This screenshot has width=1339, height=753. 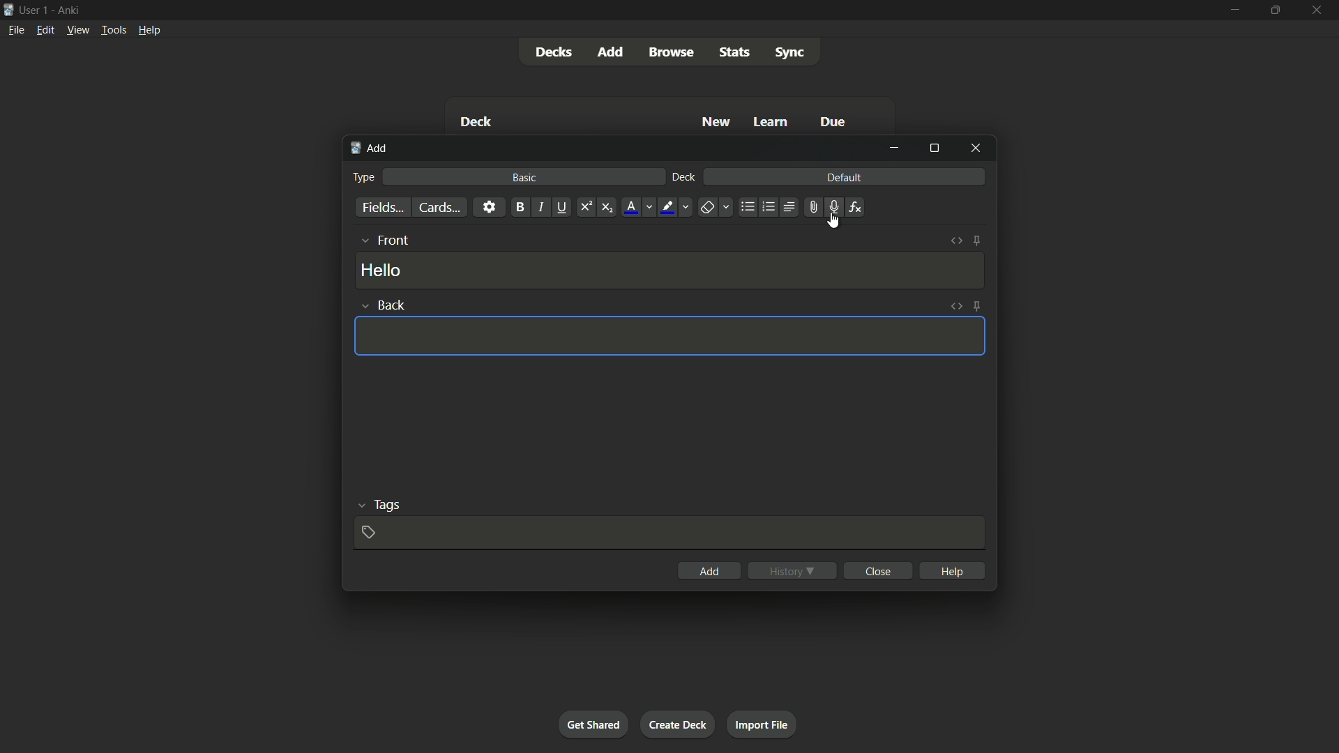 What do you see at coordinates (612, 52) in the screenshot?
I see `add` at bounding box center [612, 52].